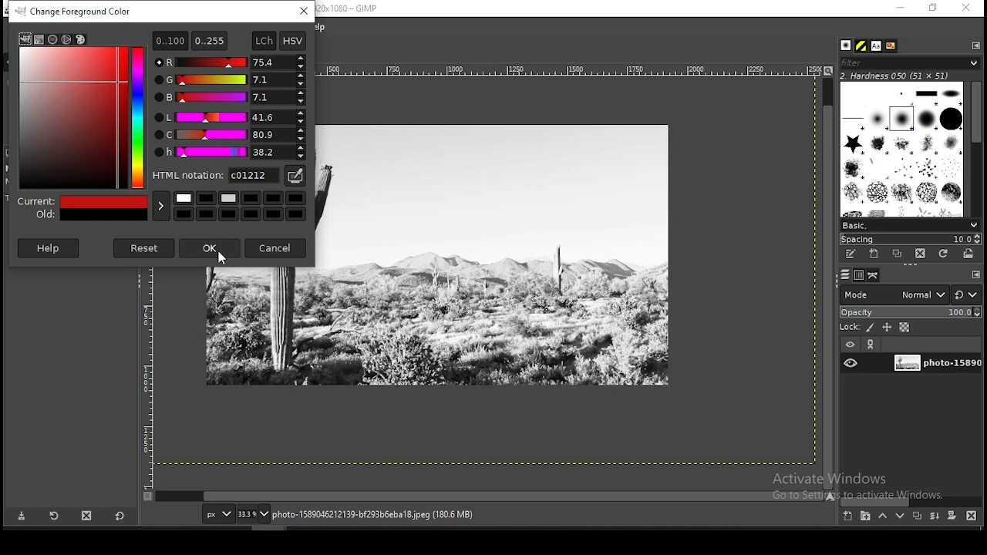 Image resolution: width=987 pixels, height=555 pixels. What do you see at coordinates (965, 295) in the screenshot?
I see `switch to other modes` at bounding box center [965, 295].